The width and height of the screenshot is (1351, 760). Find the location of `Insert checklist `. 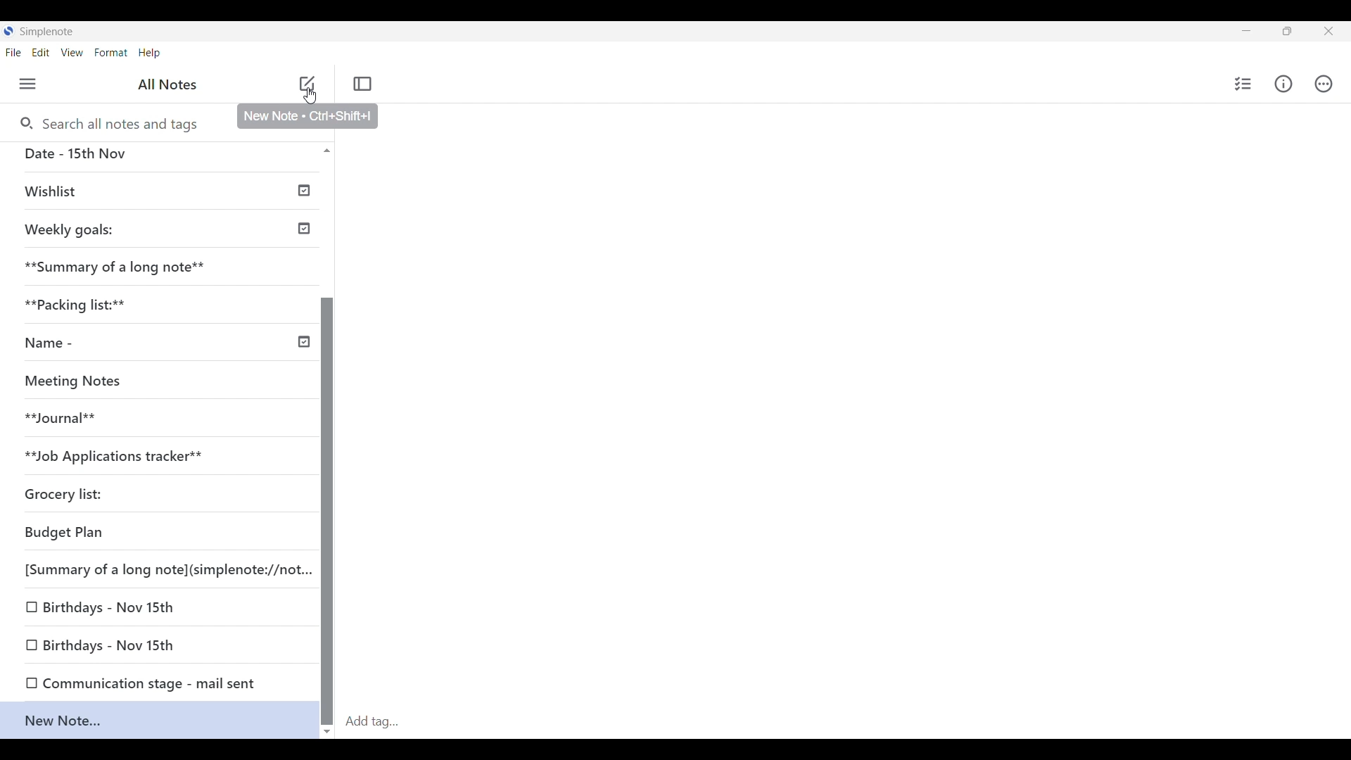

Insert checklist  is located at coordinates (1244, 84).